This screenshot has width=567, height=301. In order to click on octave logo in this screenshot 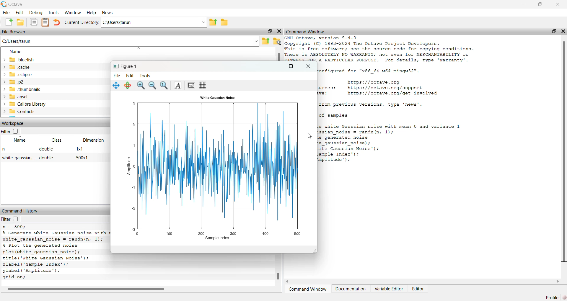, I will do `click(4, 4)`.